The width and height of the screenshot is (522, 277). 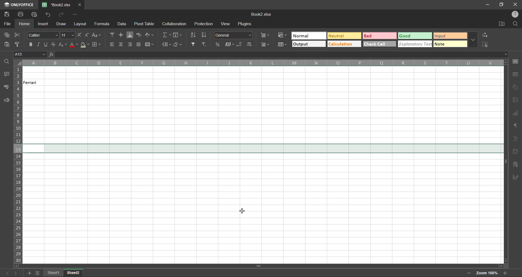 What do you see at coordinates (484, 34) in the screenshot?
I see `replace` at bounding box center [484, 34].